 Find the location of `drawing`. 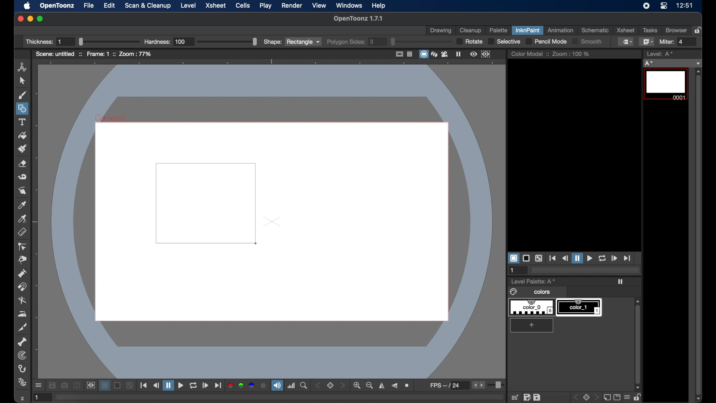

drawing is located at coordinates (441, 31).